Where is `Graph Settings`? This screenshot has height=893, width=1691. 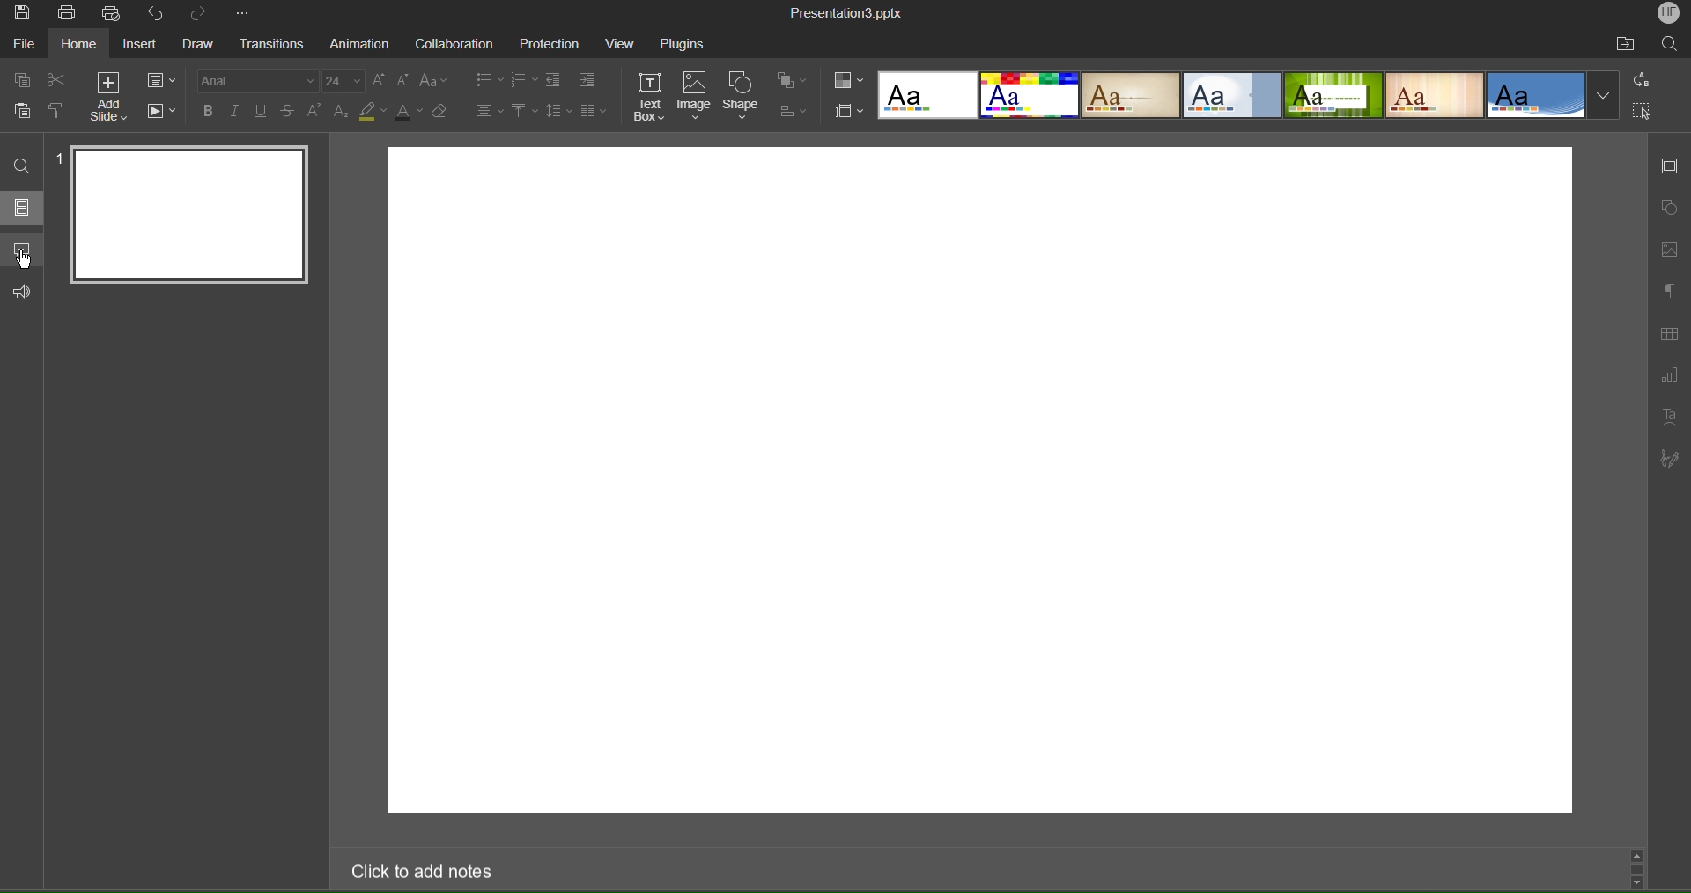
Graph Settings is located at coordinates (1669, 377).